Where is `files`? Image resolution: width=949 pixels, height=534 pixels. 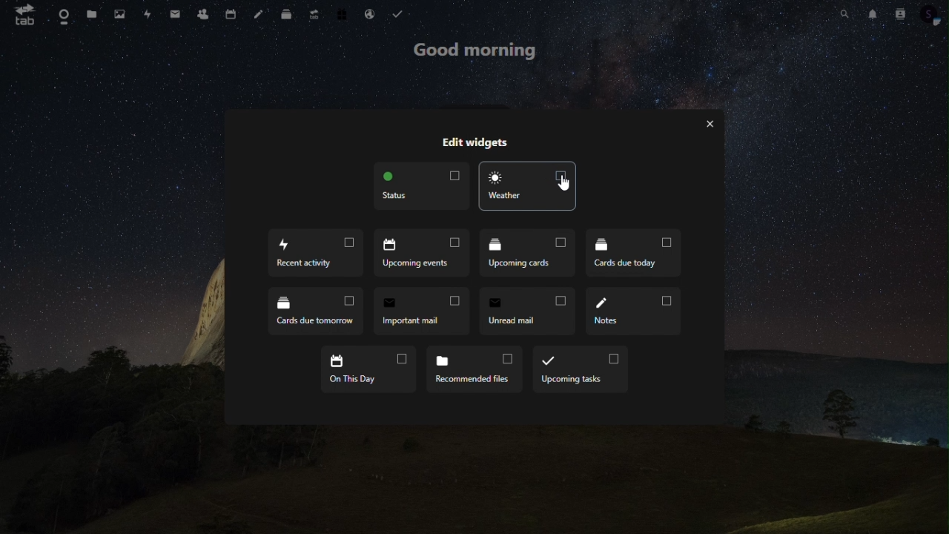
files is located at coordinates (92, 13).